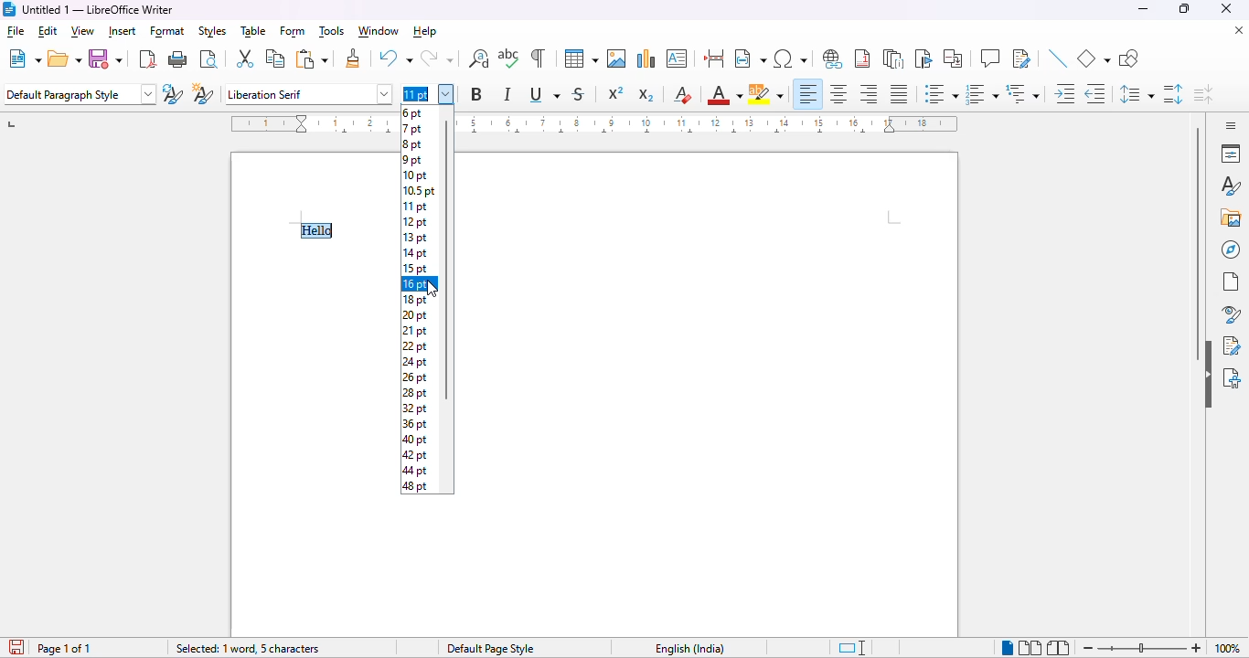 The height and width of the screenshot is (658, 1249). I want to click on insert image, so click(616, 58).